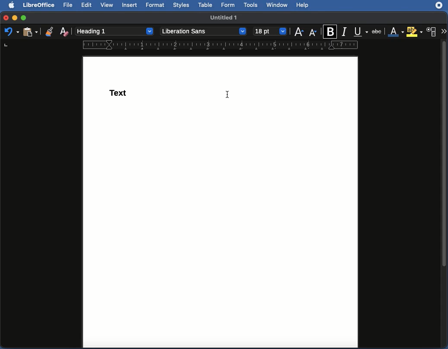 This screenshot has height=349, width=448. I want to click on Font color, so click(396, 32).